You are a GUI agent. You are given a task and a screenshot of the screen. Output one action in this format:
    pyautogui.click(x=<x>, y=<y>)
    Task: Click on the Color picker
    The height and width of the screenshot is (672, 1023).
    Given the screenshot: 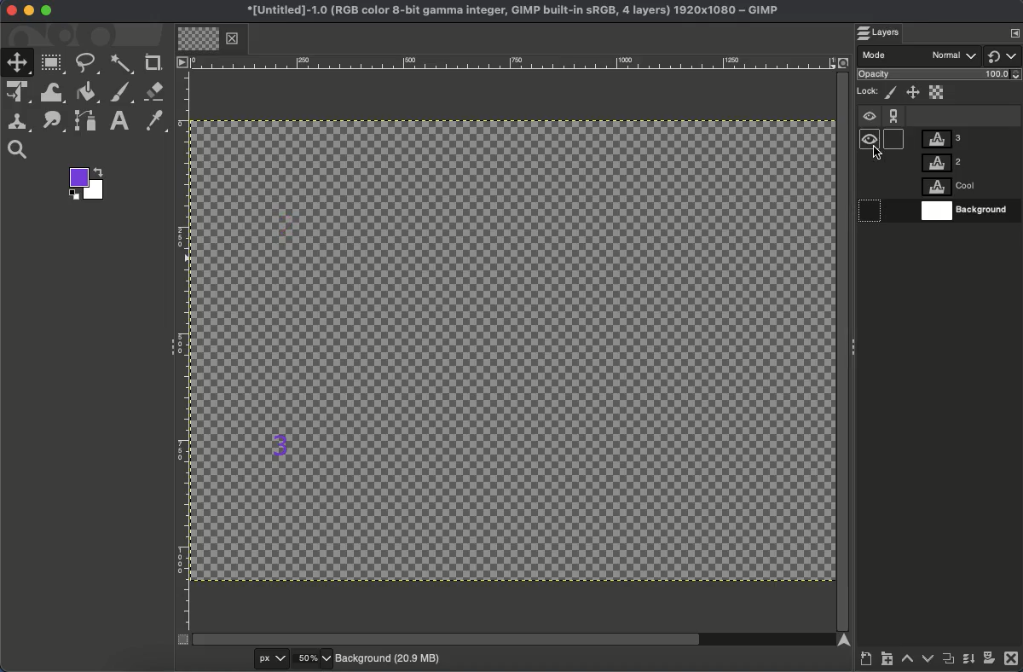 What is the action you would take?
    pyautogui.click(x=157, y=122)
    